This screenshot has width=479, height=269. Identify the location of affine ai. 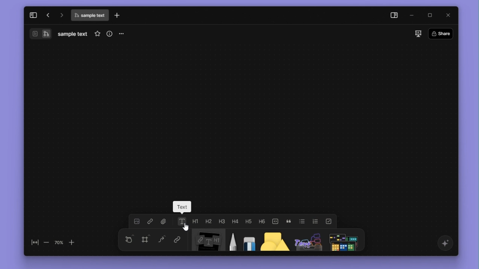
(444, 243).